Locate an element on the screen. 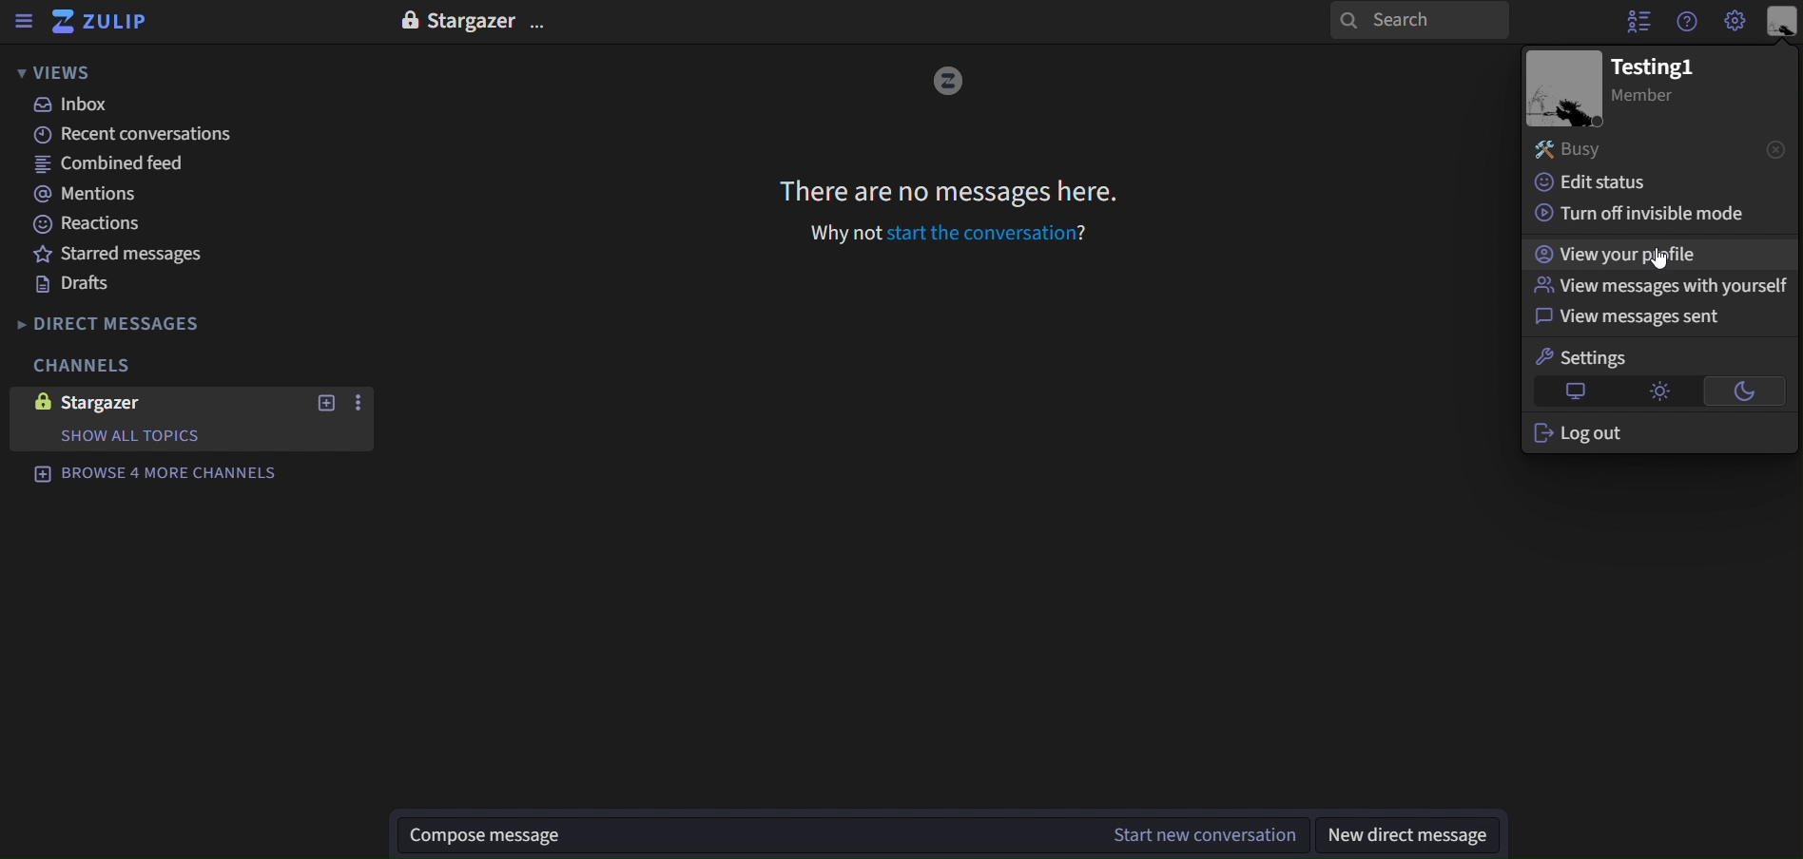 The image size is (1803, 859). stargazer is located at coordinates (479, 24).